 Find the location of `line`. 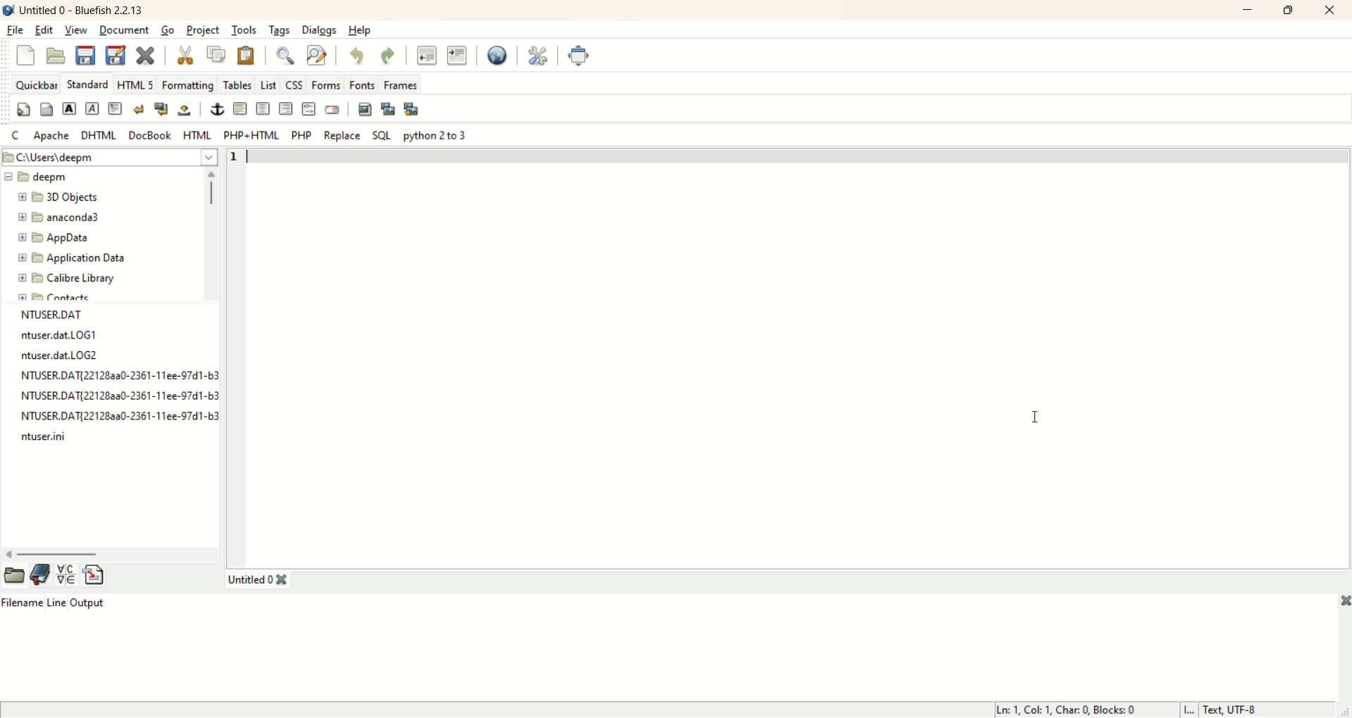

line is located at coordinates (58, 601).